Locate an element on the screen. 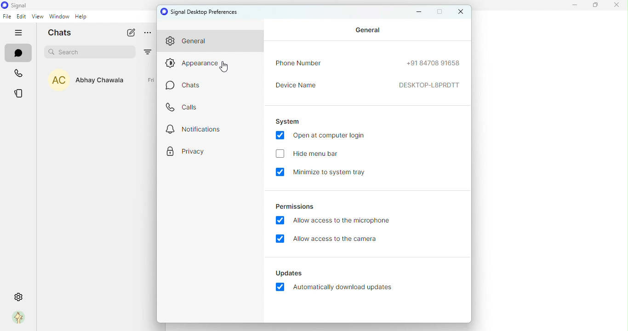 The width and height of the screenshot is (628, 331). notifications is located at coordinates (198, 131).